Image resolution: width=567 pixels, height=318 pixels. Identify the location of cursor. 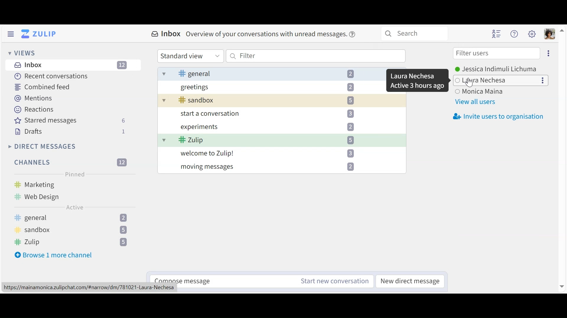
(472, 84).